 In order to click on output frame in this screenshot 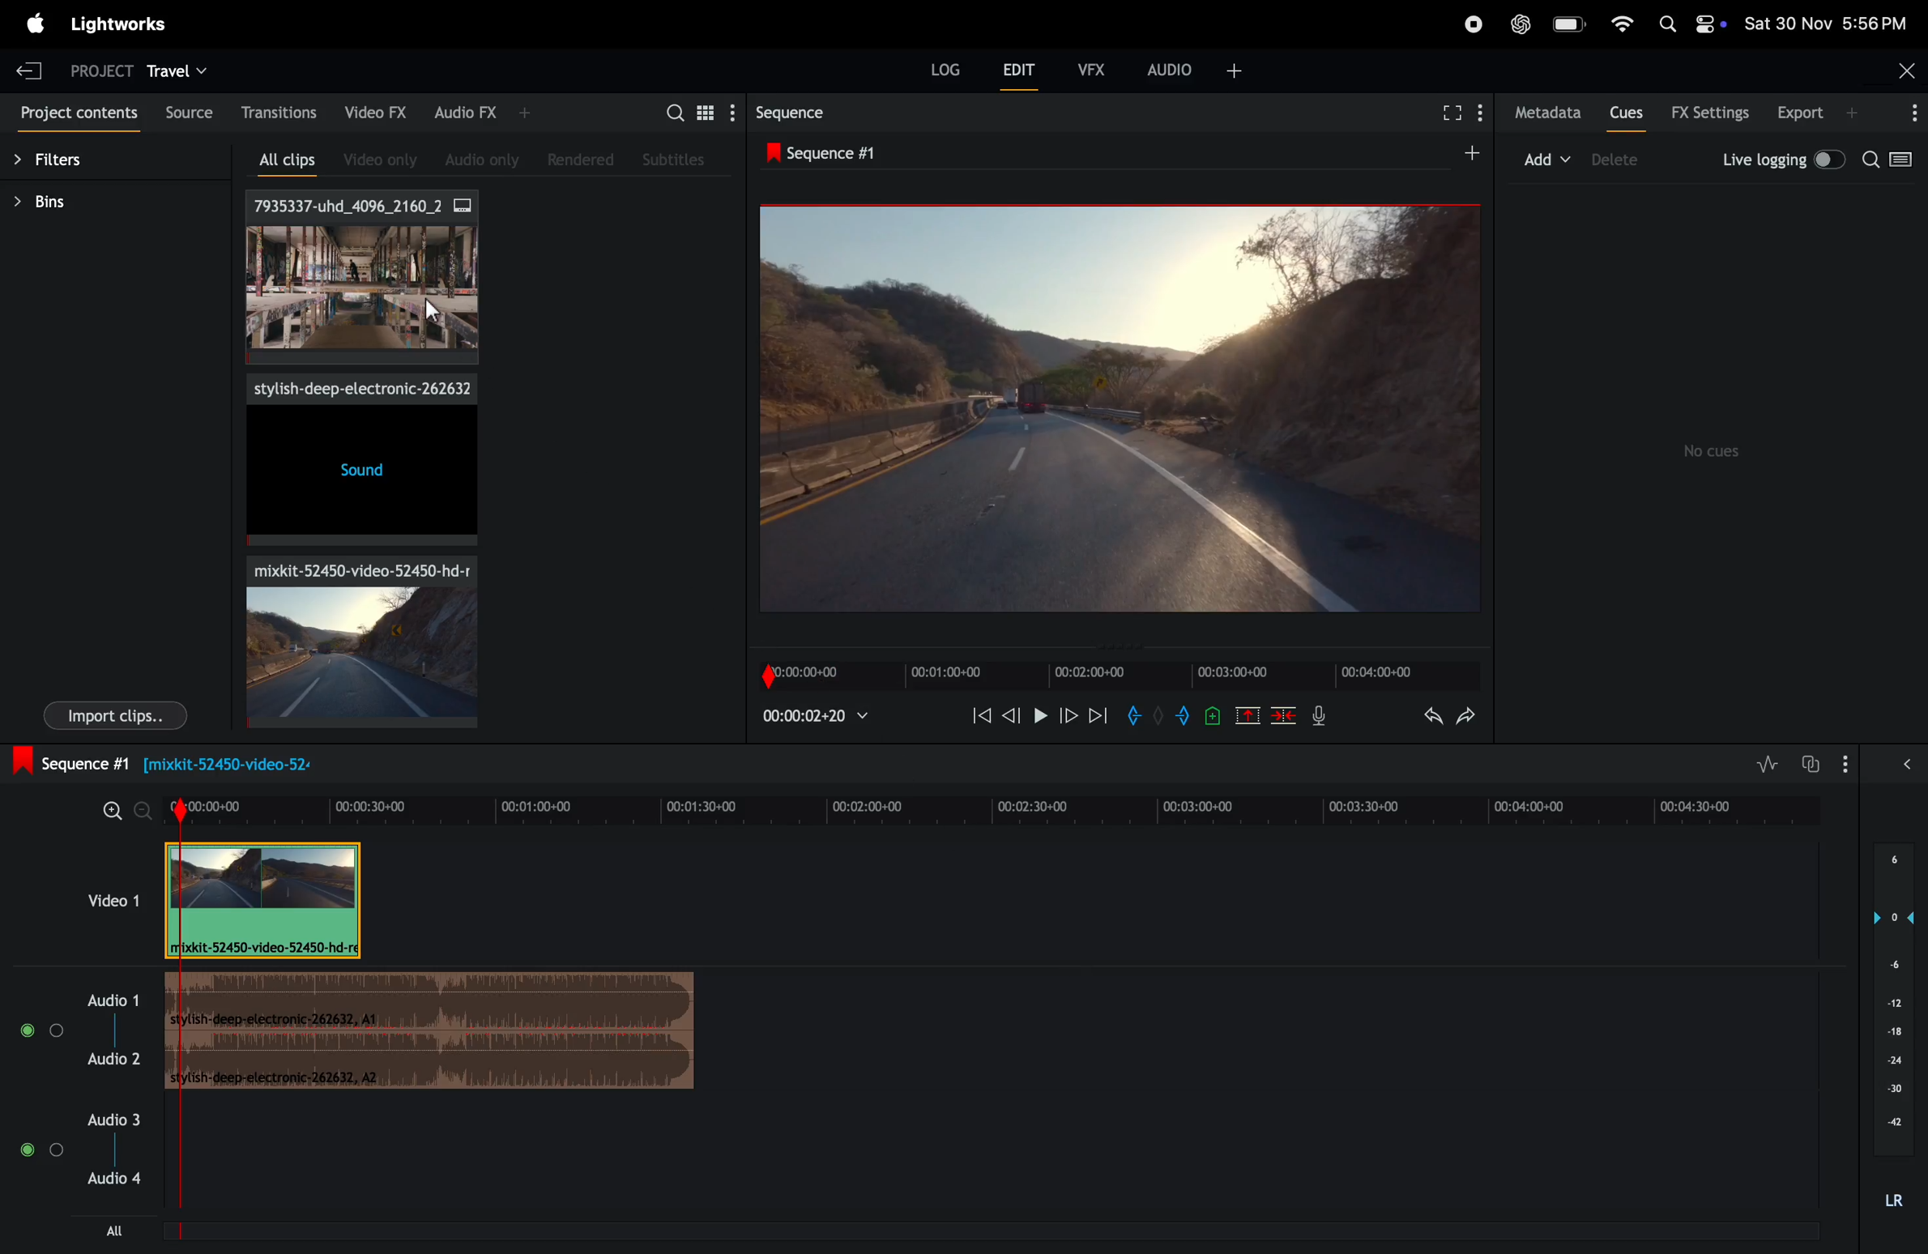, I will do `click(1117, 407)`.